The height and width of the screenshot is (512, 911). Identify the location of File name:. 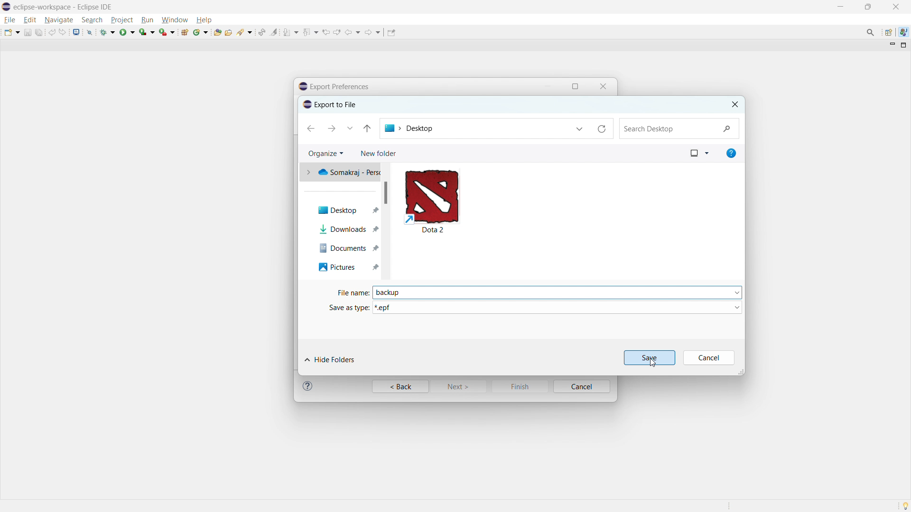
(351, 290).